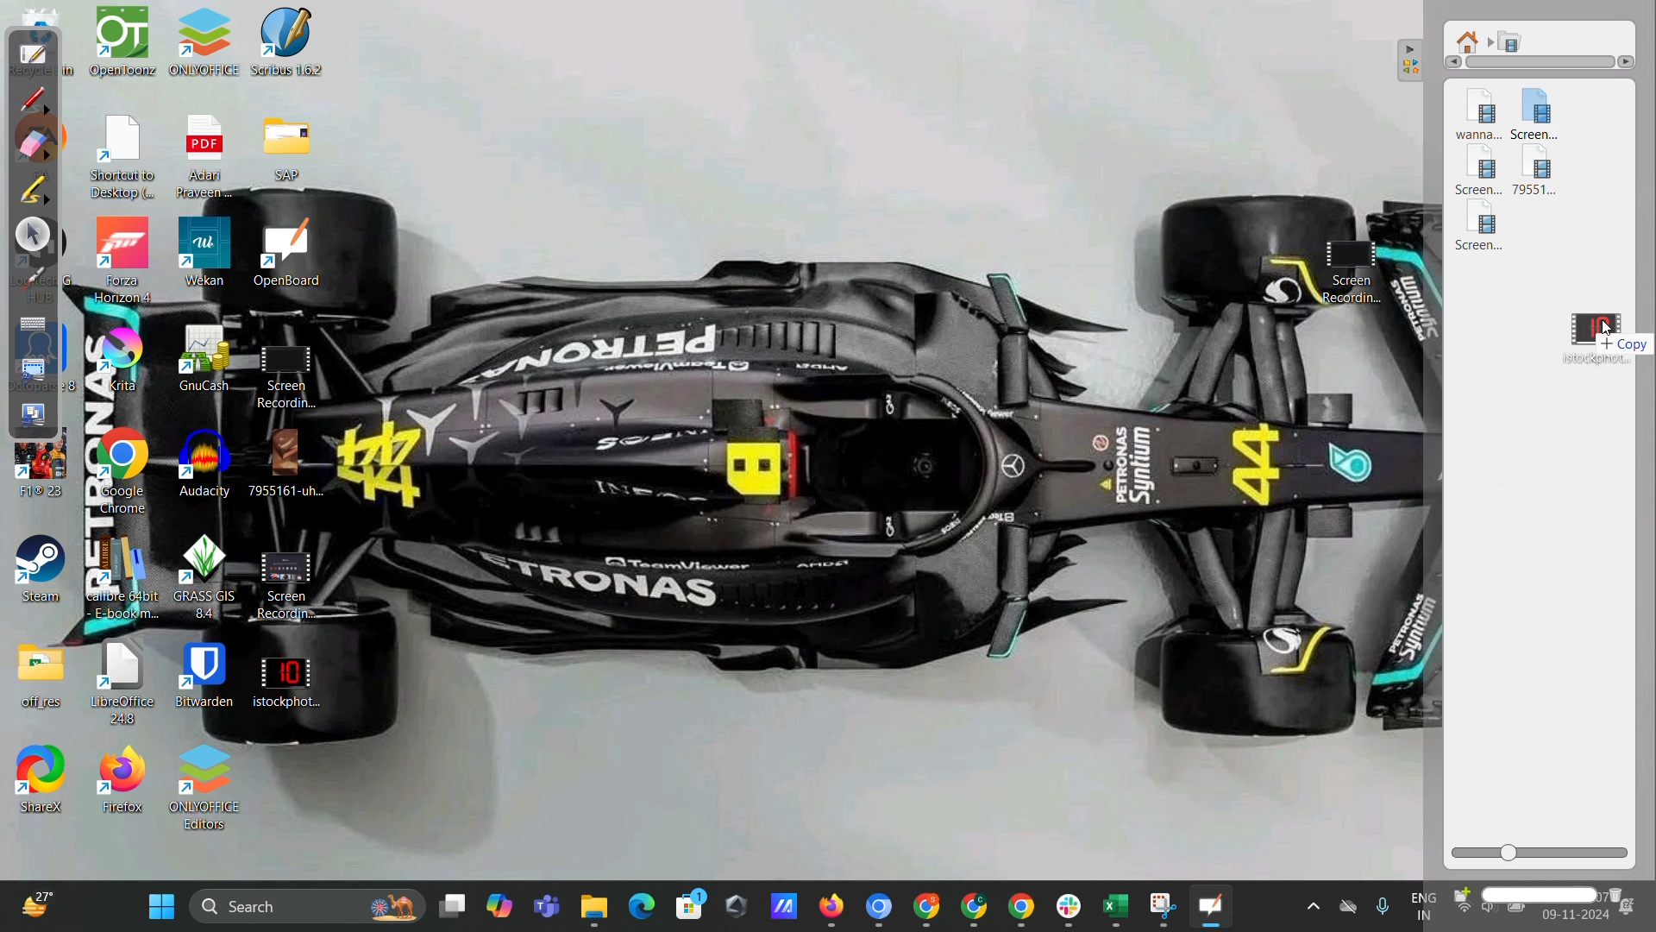  What do you see at coordinates (33, 904) in the screenshot?
I see `weather shortcut` at bounding box center [33, 904].